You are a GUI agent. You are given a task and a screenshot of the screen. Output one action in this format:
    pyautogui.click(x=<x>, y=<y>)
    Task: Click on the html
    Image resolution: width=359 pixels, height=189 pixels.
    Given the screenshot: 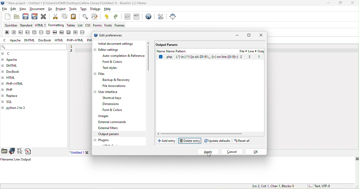 What is the action you would take?
    pyautogui.click(x=58, y=40)
    